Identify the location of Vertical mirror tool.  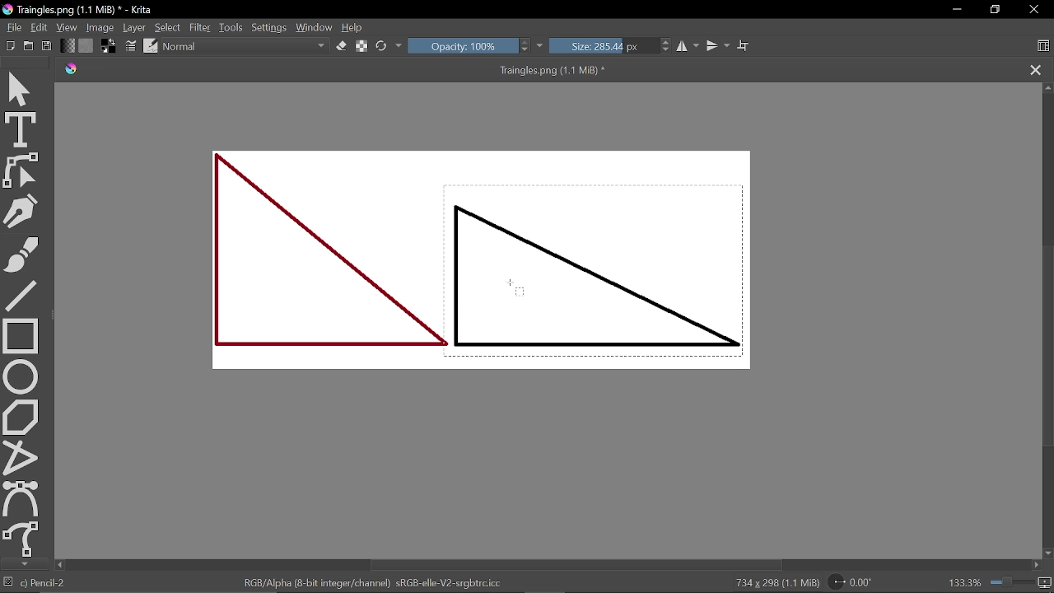
(718, 46).